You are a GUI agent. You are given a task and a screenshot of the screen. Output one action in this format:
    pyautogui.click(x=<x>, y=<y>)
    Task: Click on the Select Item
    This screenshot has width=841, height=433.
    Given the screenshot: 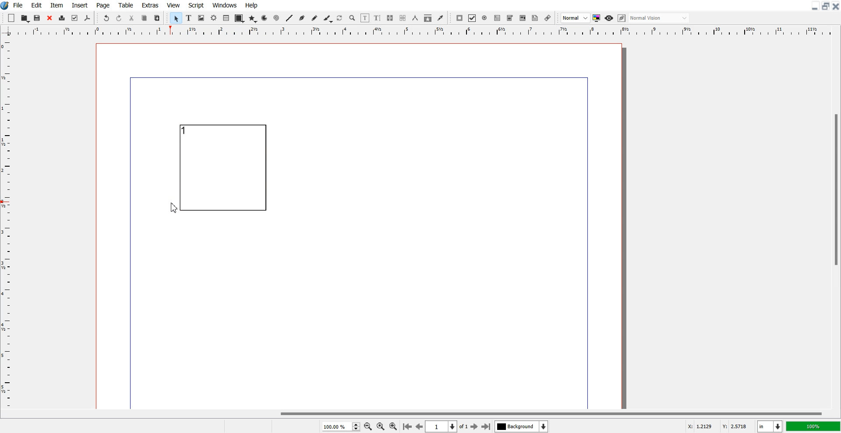 What is the action you would take?
    pyautogui.click(x=177, y=18)
    